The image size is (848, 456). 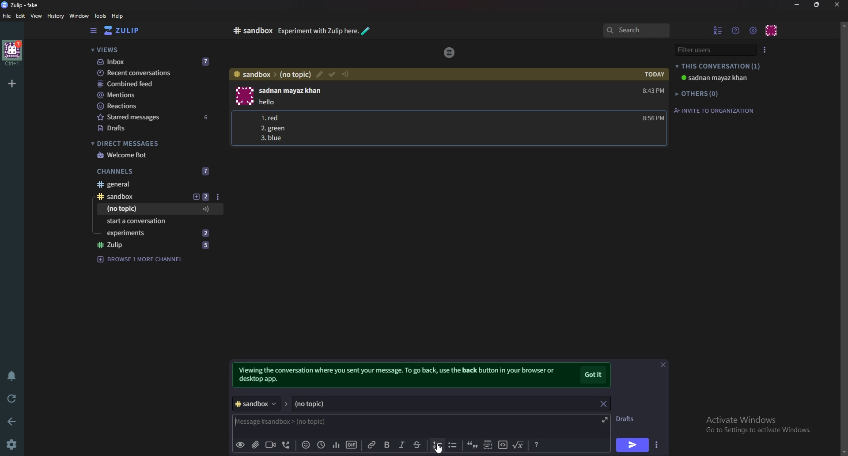 What do you see at coordinates (318, 75) in the screenshot?
I see `edit topic` at bounding box center [318, 75].